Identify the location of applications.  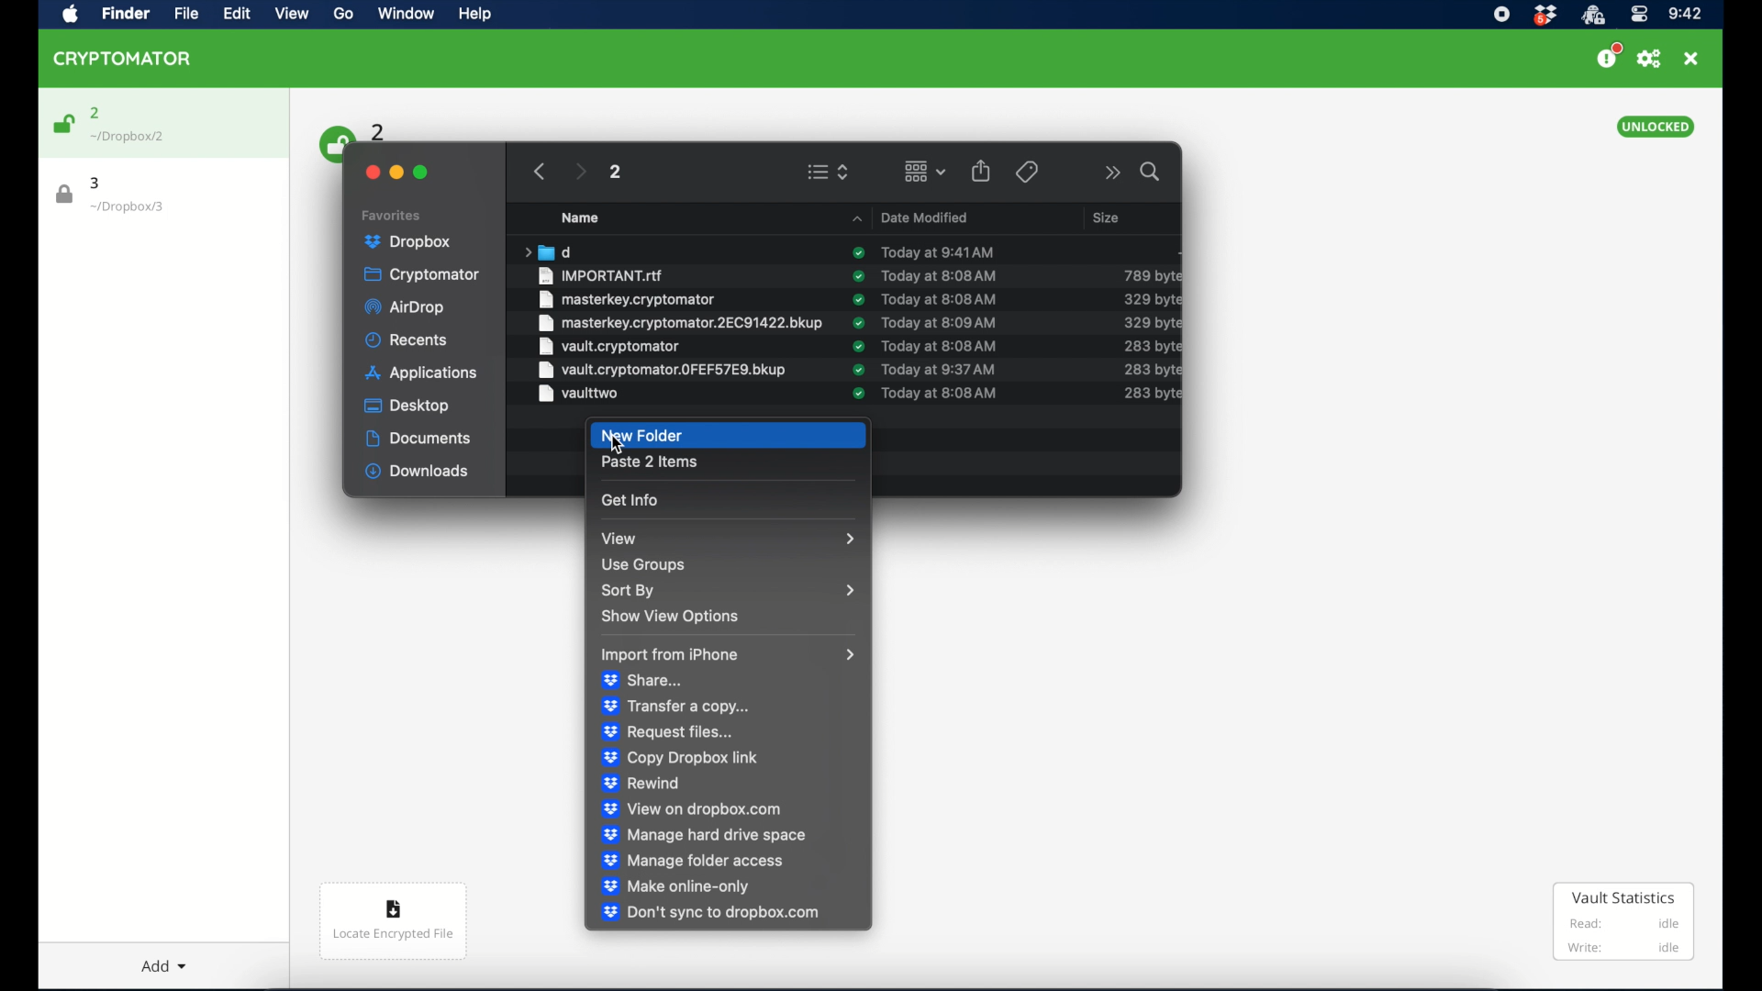
(421, 374).